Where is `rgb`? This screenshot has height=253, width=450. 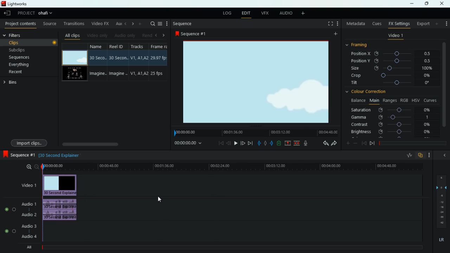
rgb is located at coordinates (405, 100).